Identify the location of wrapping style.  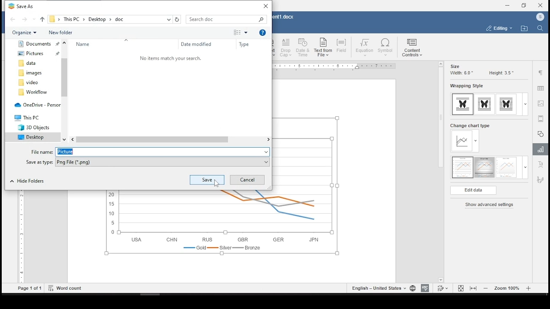
(485, 105).